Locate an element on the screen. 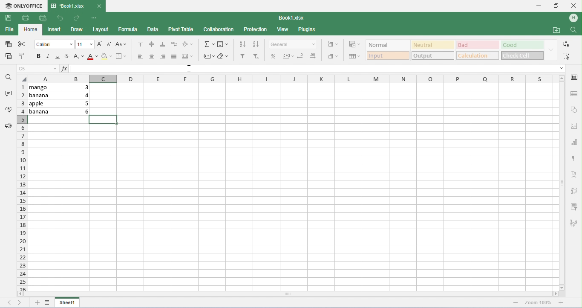  find is located at coordinates (8, 77).